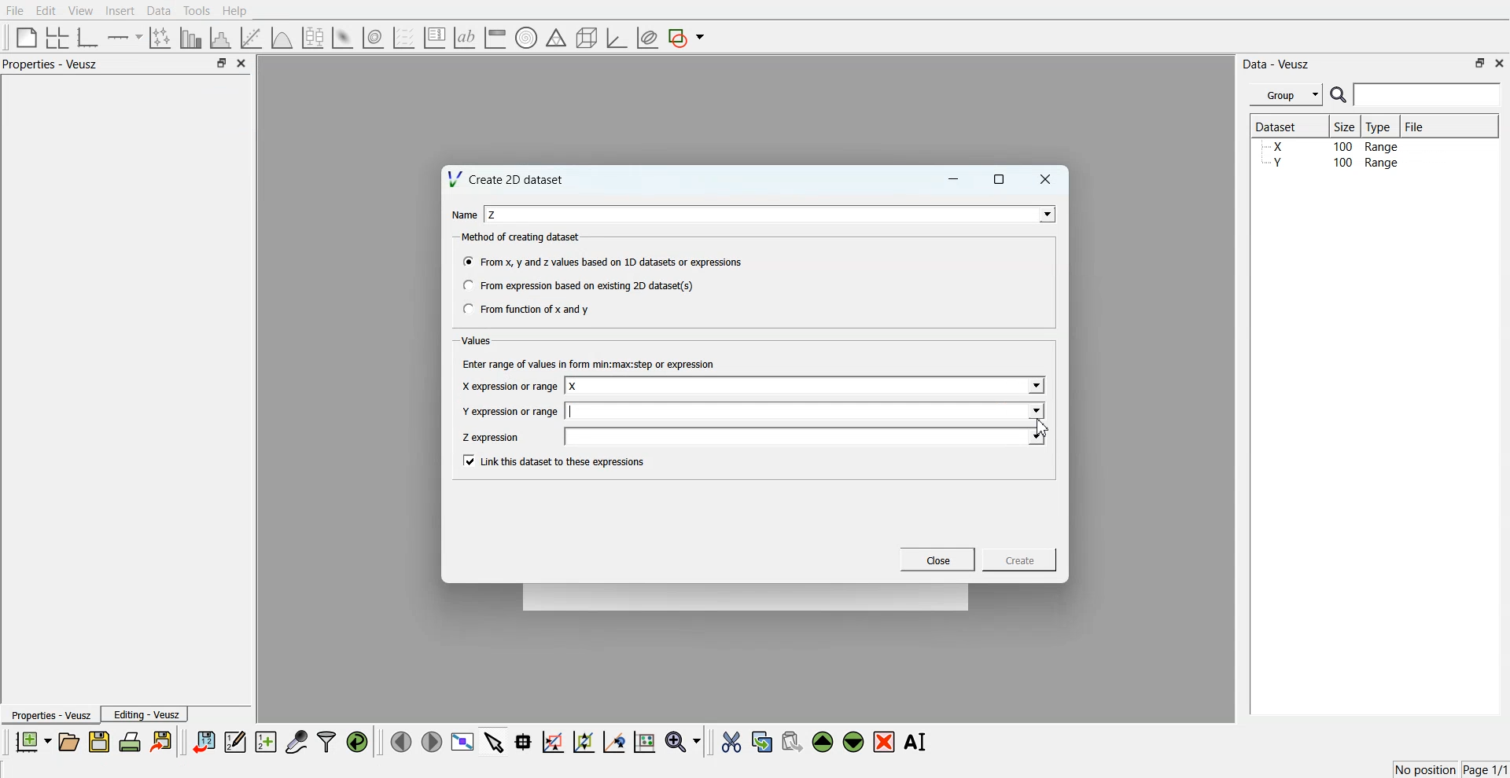 The width and height of the screenshot is (1510, 778). Describe the element at coordinates (604, 260) in the screenshot. I see `|  (& Fromx, y and z values based on 1D datasets or expressions` at that location.